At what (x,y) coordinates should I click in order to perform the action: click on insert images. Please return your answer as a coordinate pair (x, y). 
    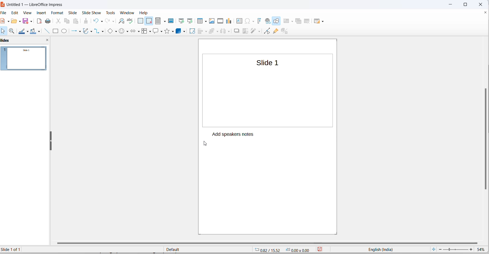
    Looking at the image, I should click on (213, 21).